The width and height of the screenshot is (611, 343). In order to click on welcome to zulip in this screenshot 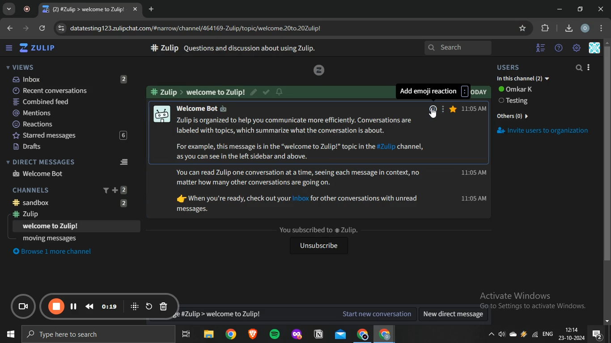, I will do `click(51, 226)`.